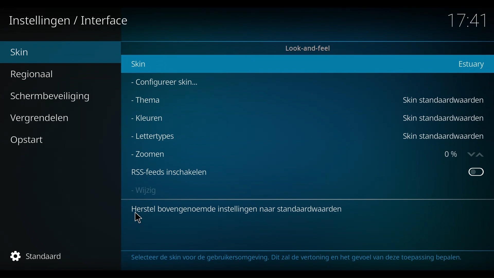 This screenshot has width=494, height=278. I want to click on Zoomen, so click(147, 153).